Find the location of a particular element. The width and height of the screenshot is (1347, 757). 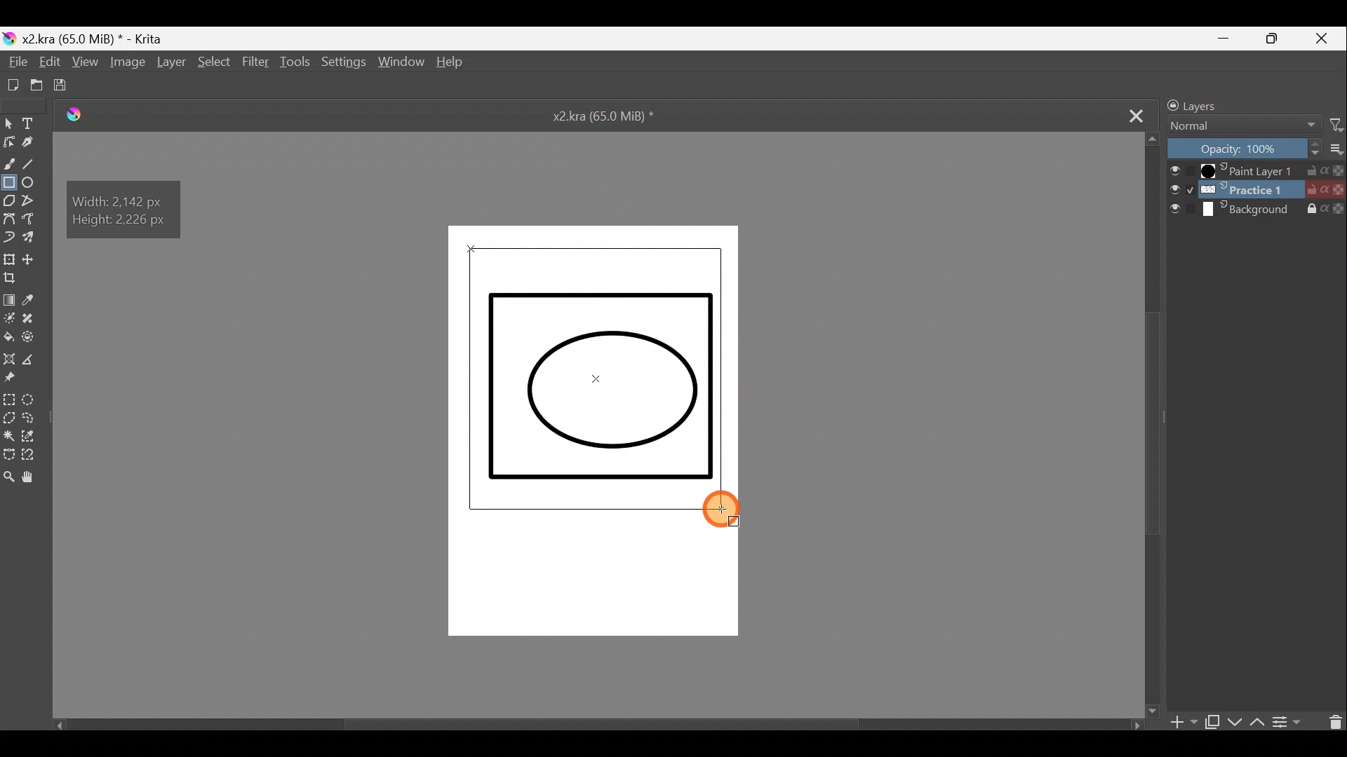

Polygon tool is located at coordinates (8, 200).